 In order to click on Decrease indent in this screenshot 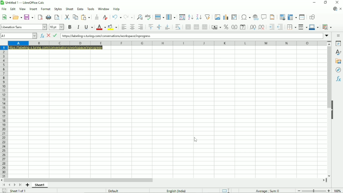, I will do `click(280, 27)`.